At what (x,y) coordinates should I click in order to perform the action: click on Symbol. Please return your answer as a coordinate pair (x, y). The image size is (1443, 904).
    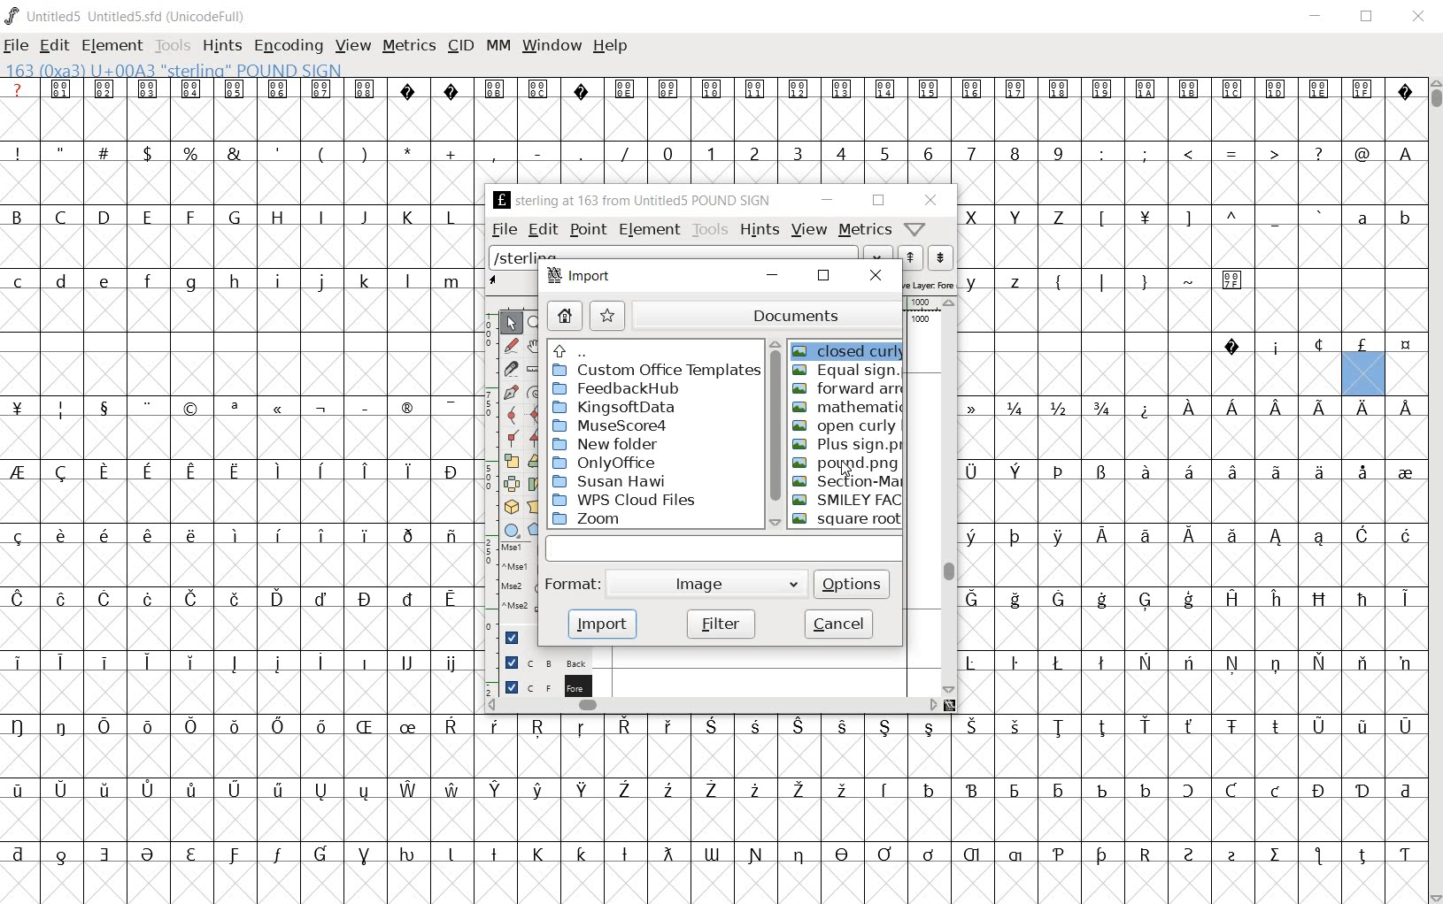
    Looking at the image, I should click on (1363, 791).